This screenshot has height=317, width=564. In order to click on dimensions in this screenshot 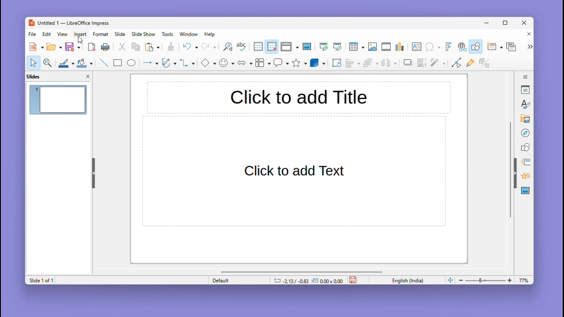, I will do `click(308, 280)`.